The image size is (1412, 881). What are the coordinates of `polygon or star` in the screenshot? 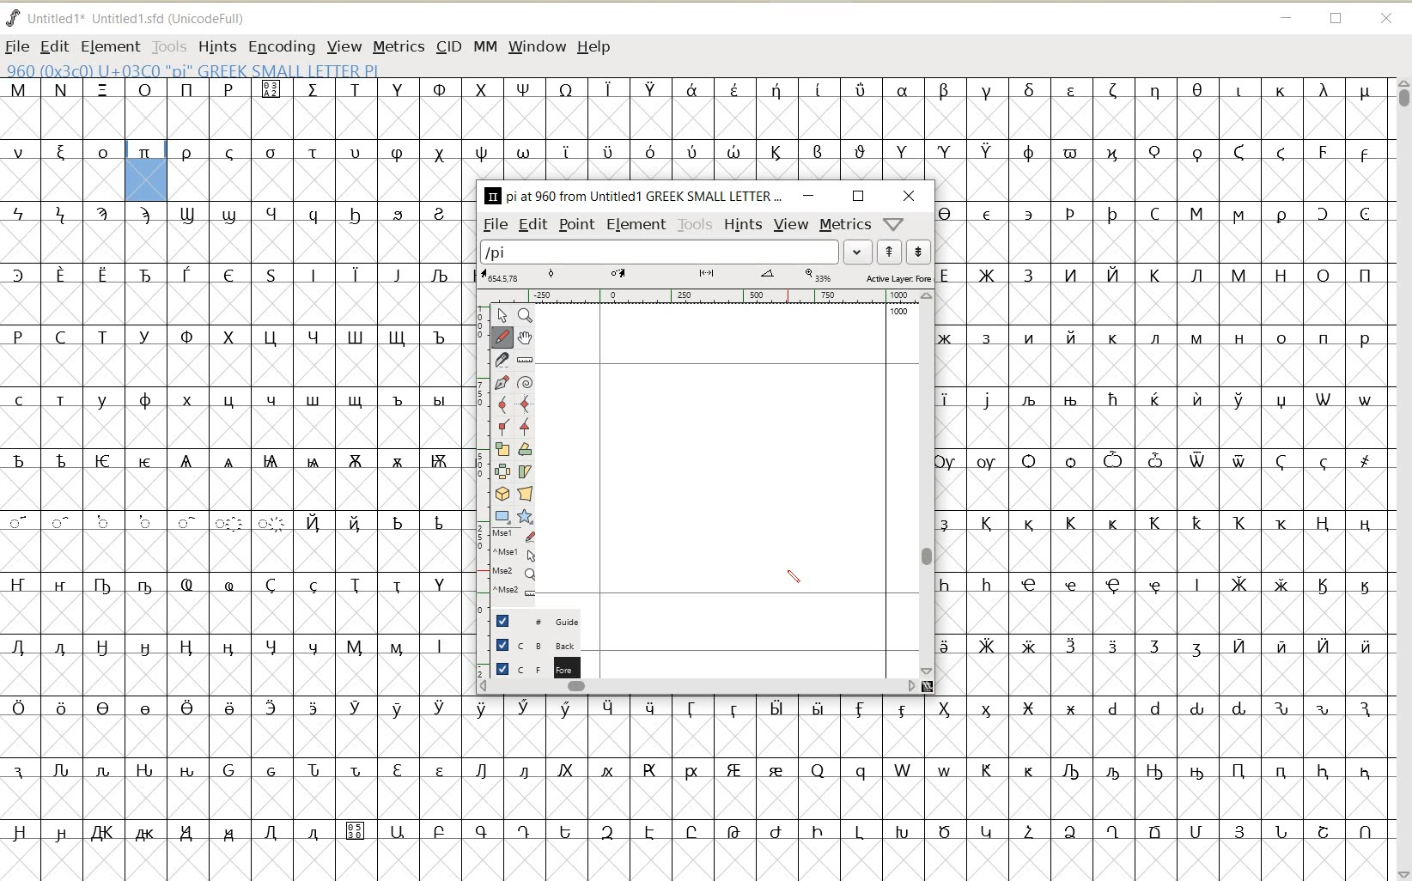 It's located at (524, 517).